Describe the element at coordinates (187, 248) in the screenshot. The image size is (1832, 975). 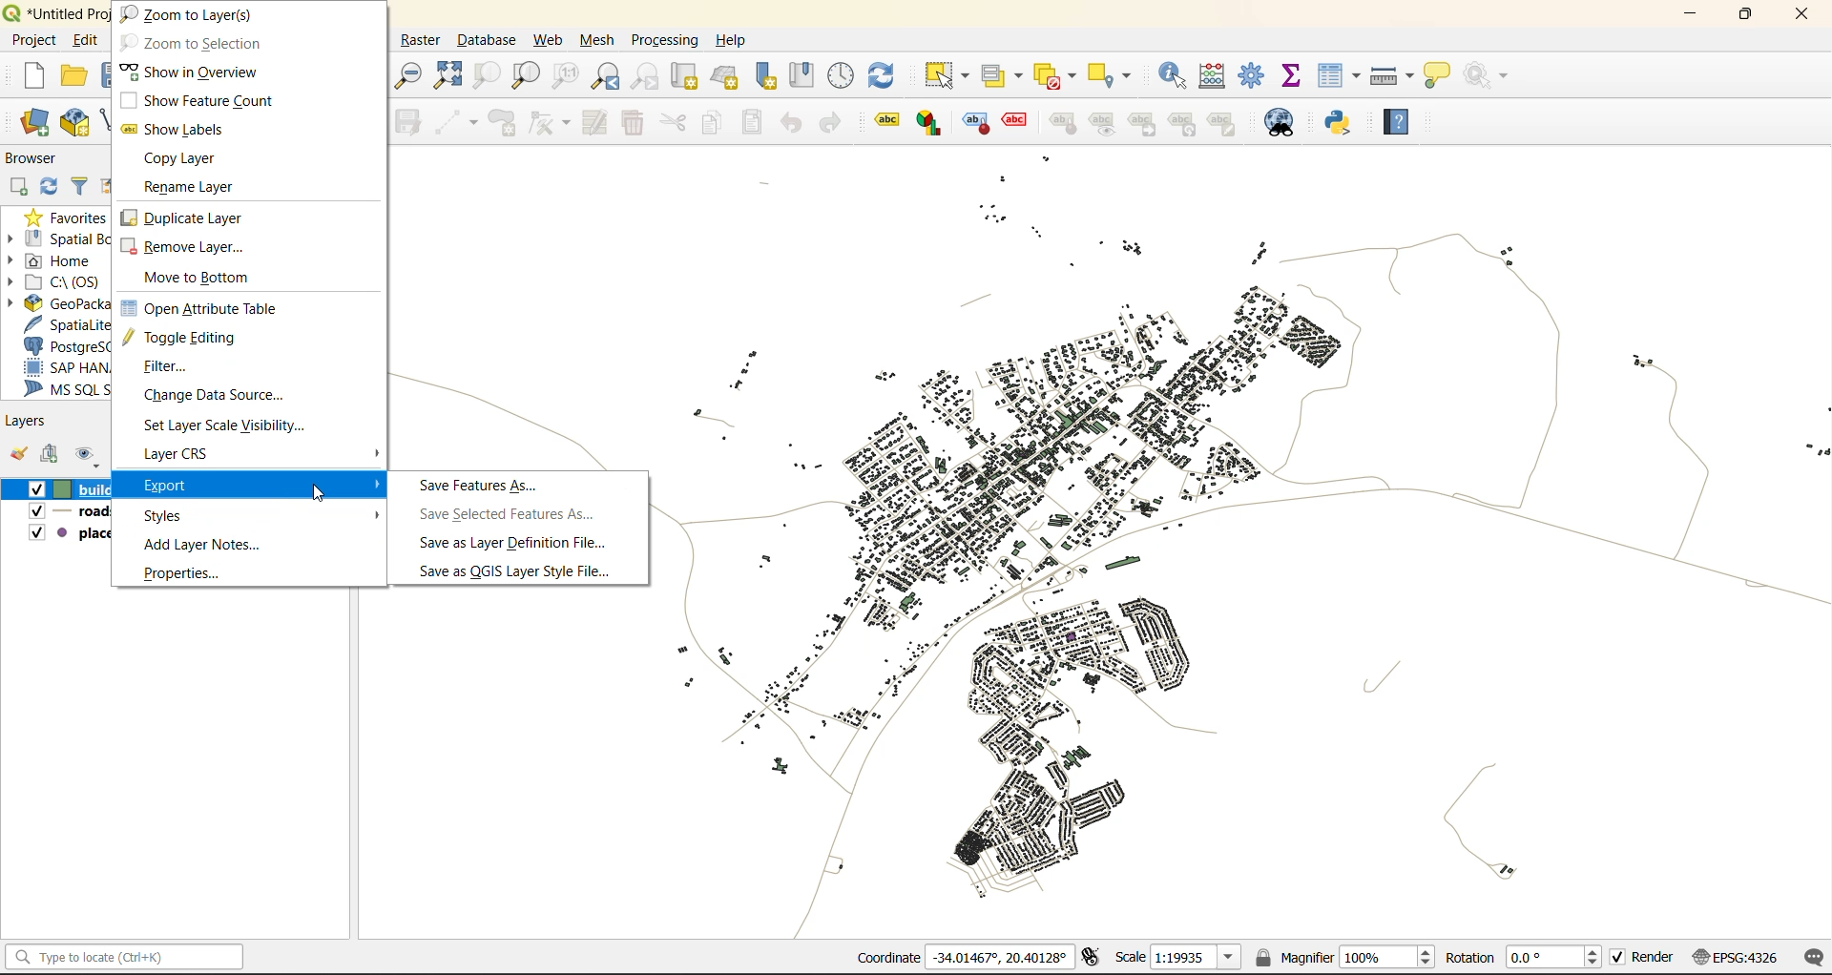
I see `remove layer` at that location.